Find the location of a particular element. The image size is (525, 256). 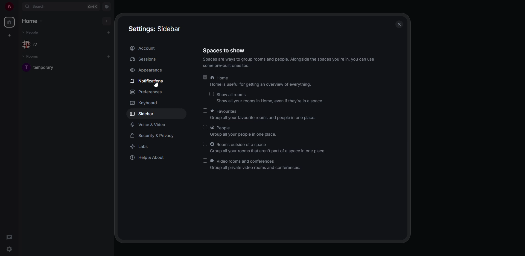

security & privacy is located at coordinates (153, 135).